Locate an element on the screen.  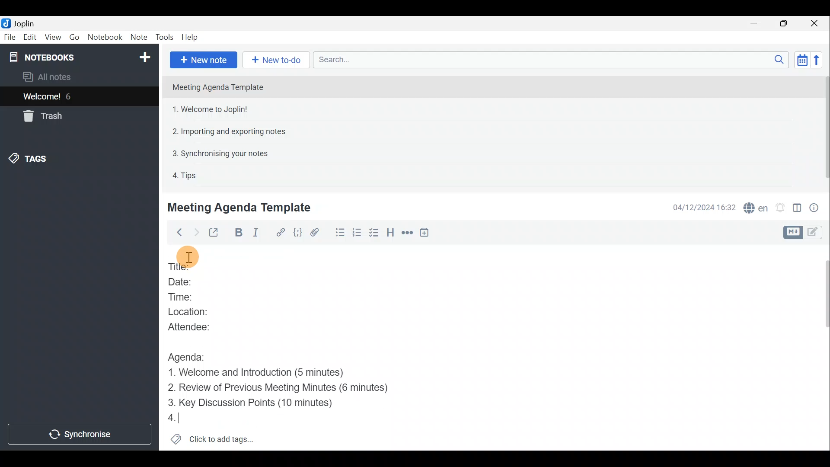
Note properties is located at coordinates (817, 207).